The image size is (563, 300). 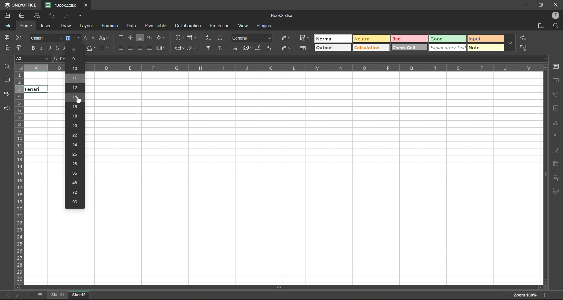 I want to click on italic, so click(x=43, y=49).